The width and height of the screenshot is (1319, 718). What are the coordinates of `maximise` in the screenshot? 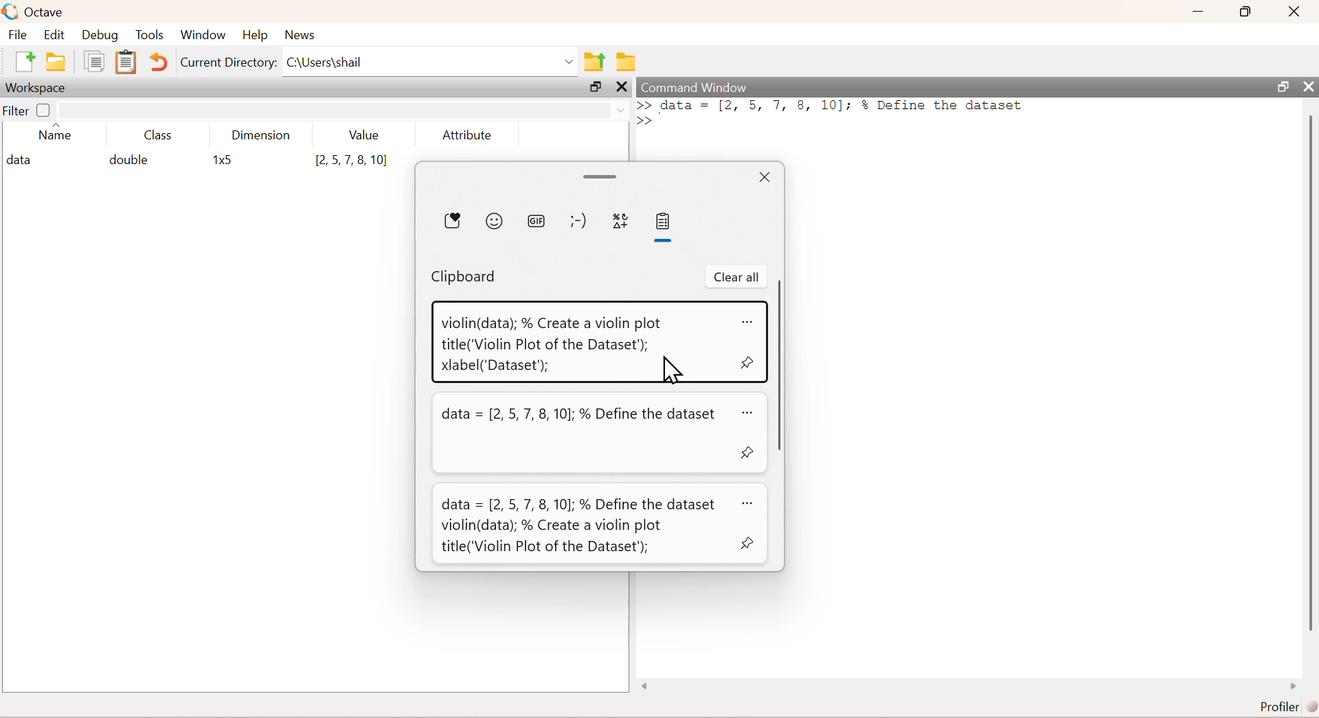 It's located at (1246, 11).